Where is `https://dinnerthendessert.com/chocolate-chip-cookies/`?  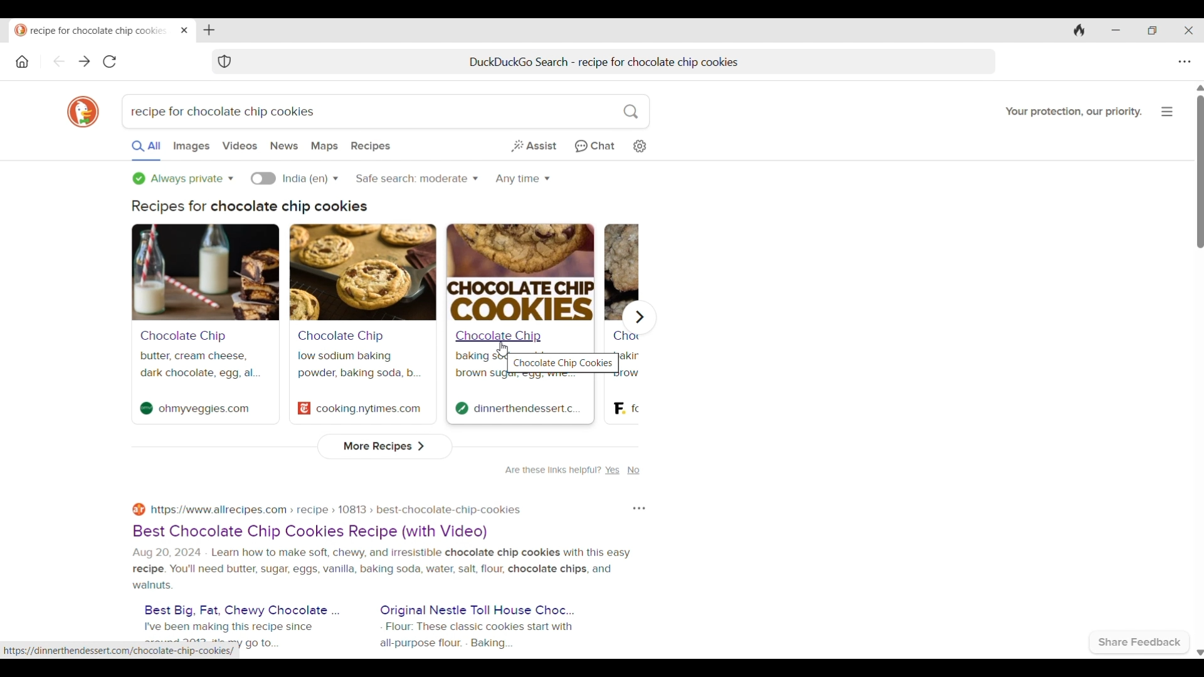 https://dinnerthendessert.com/chocolate-chip-cookies/ is located at coordinates (119, 651).